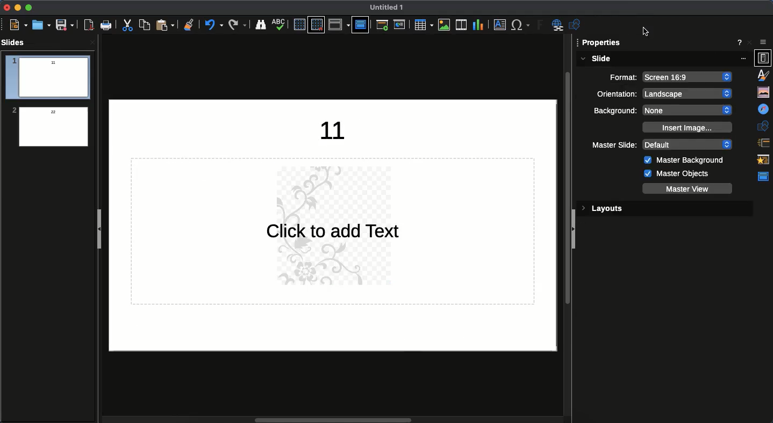  What do you see at coordinates (763, 58) in the screenshot?
I see `Properties` at bounding box center [763, 58].